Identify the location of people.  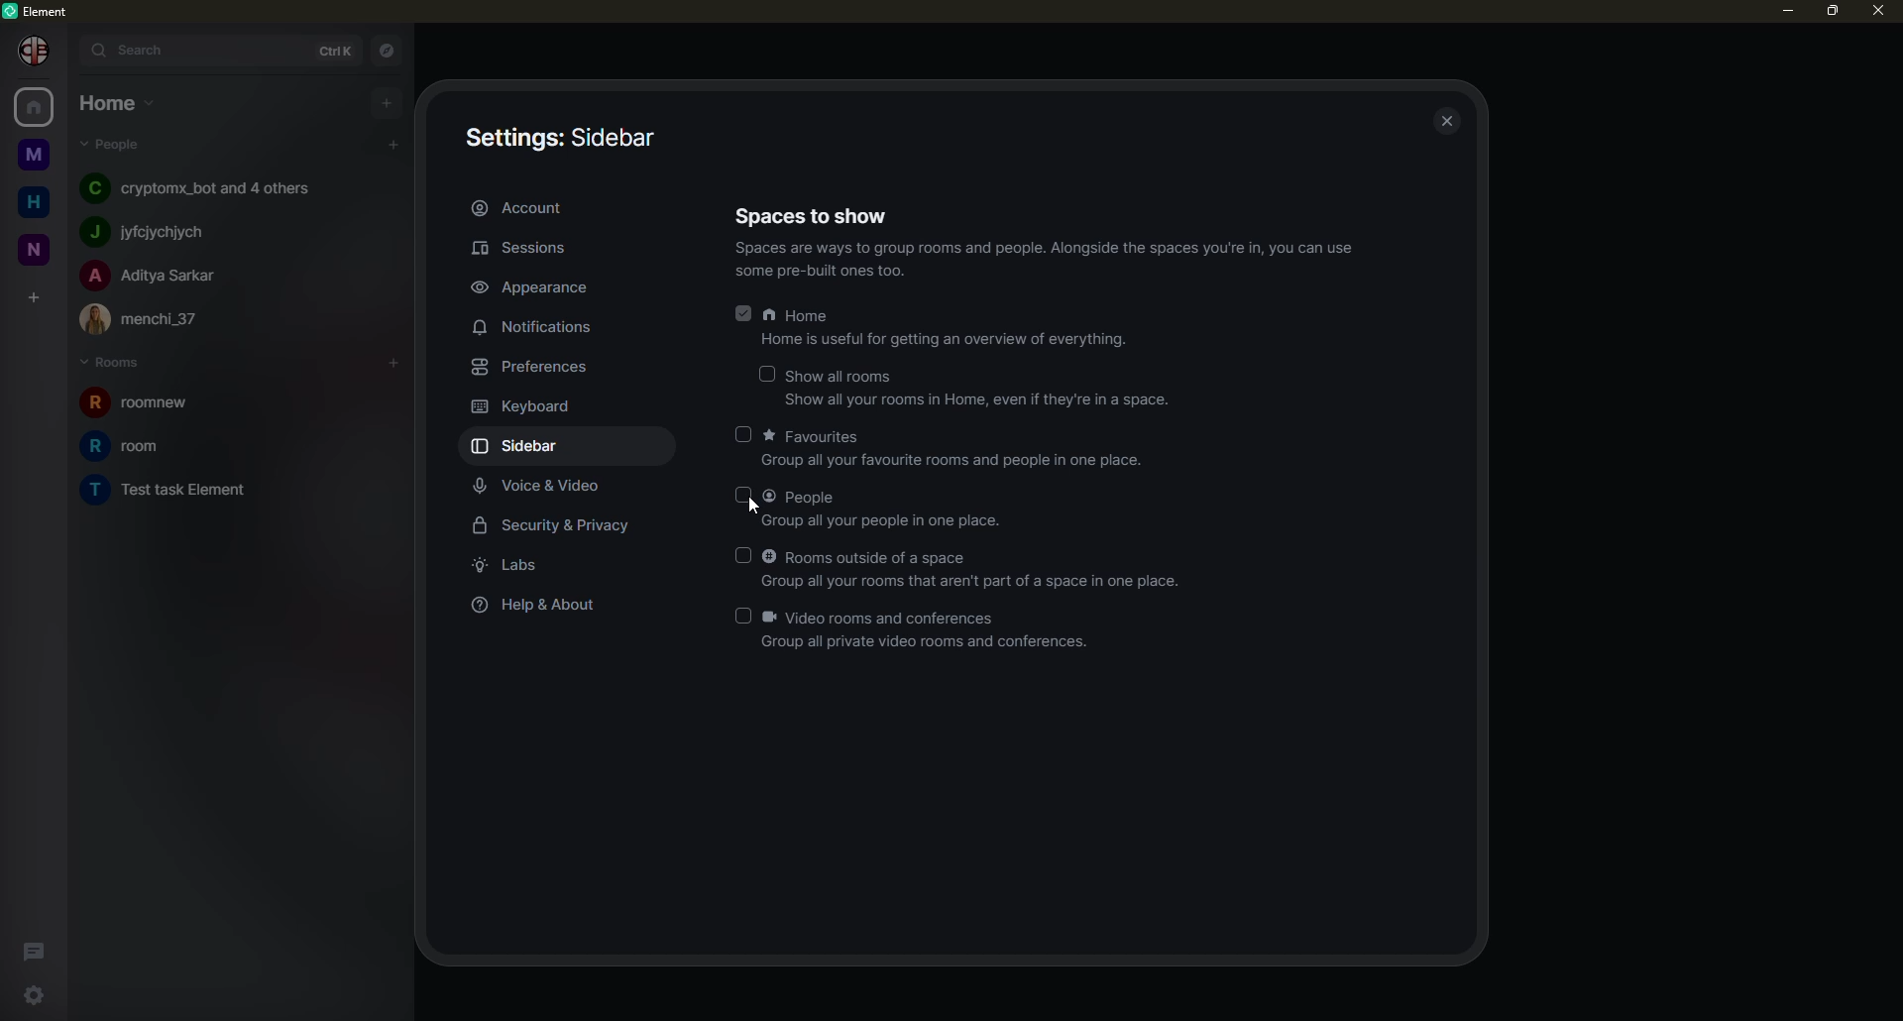
(196, 187).